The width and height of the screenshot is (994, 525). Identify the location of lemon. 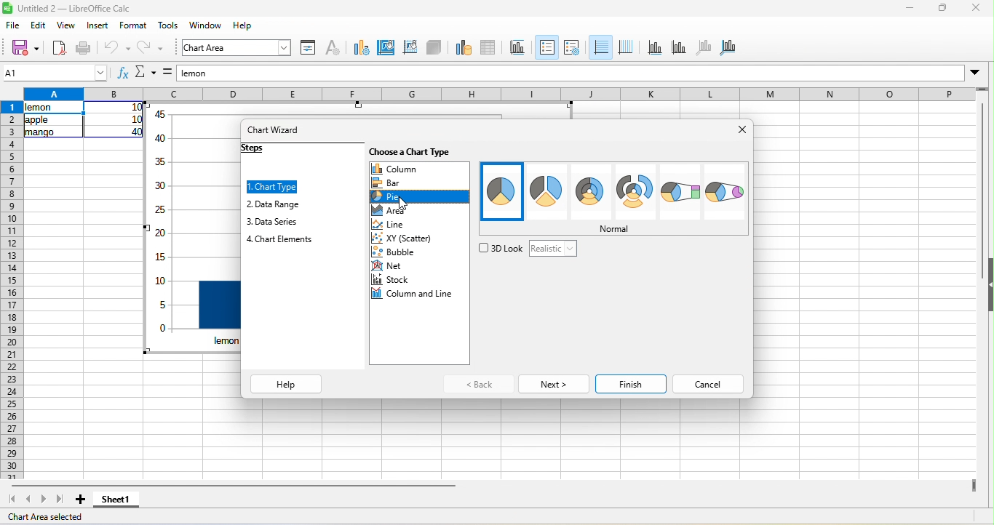
(570, 73).